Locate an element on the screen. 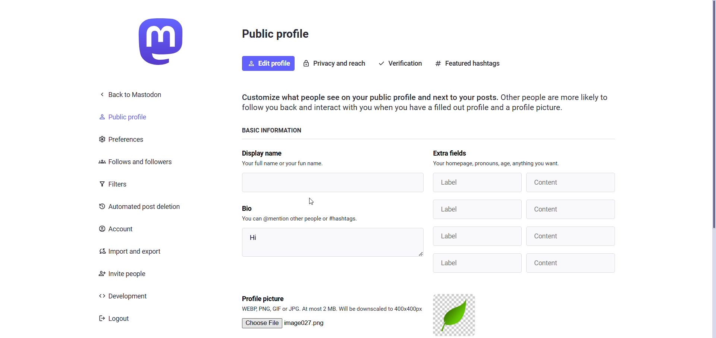  Choose File | No file chosen is located at coordinates (283, 323).